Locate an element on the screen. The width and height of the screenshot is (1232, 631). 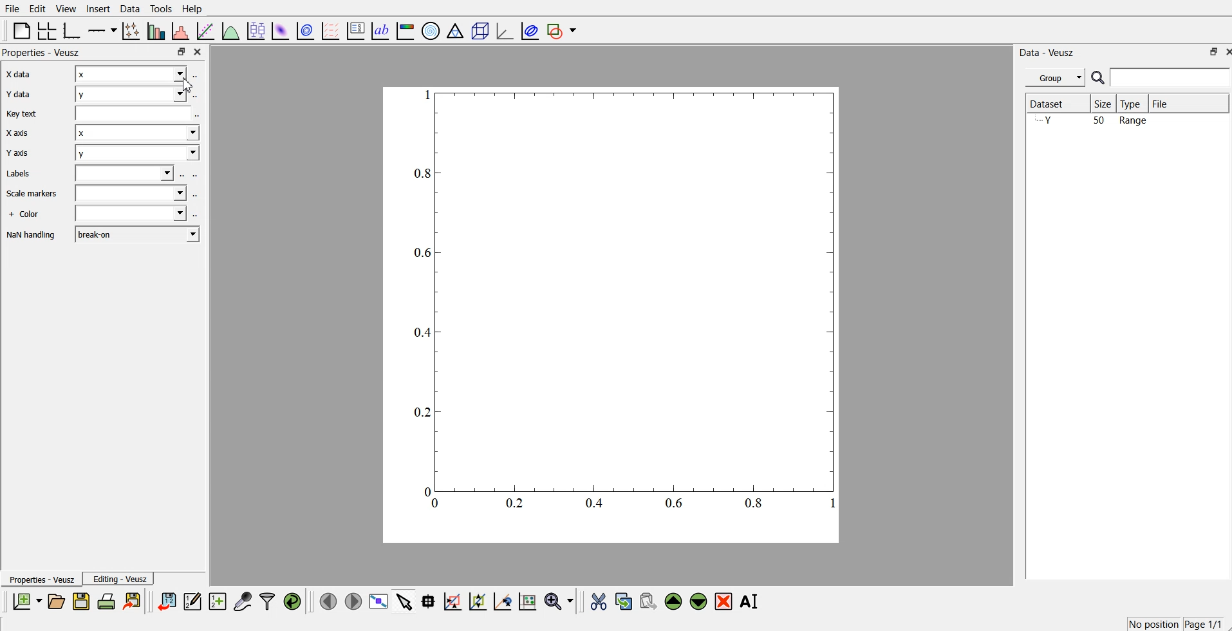
reset graph axes is located at coordinates (528, 603).